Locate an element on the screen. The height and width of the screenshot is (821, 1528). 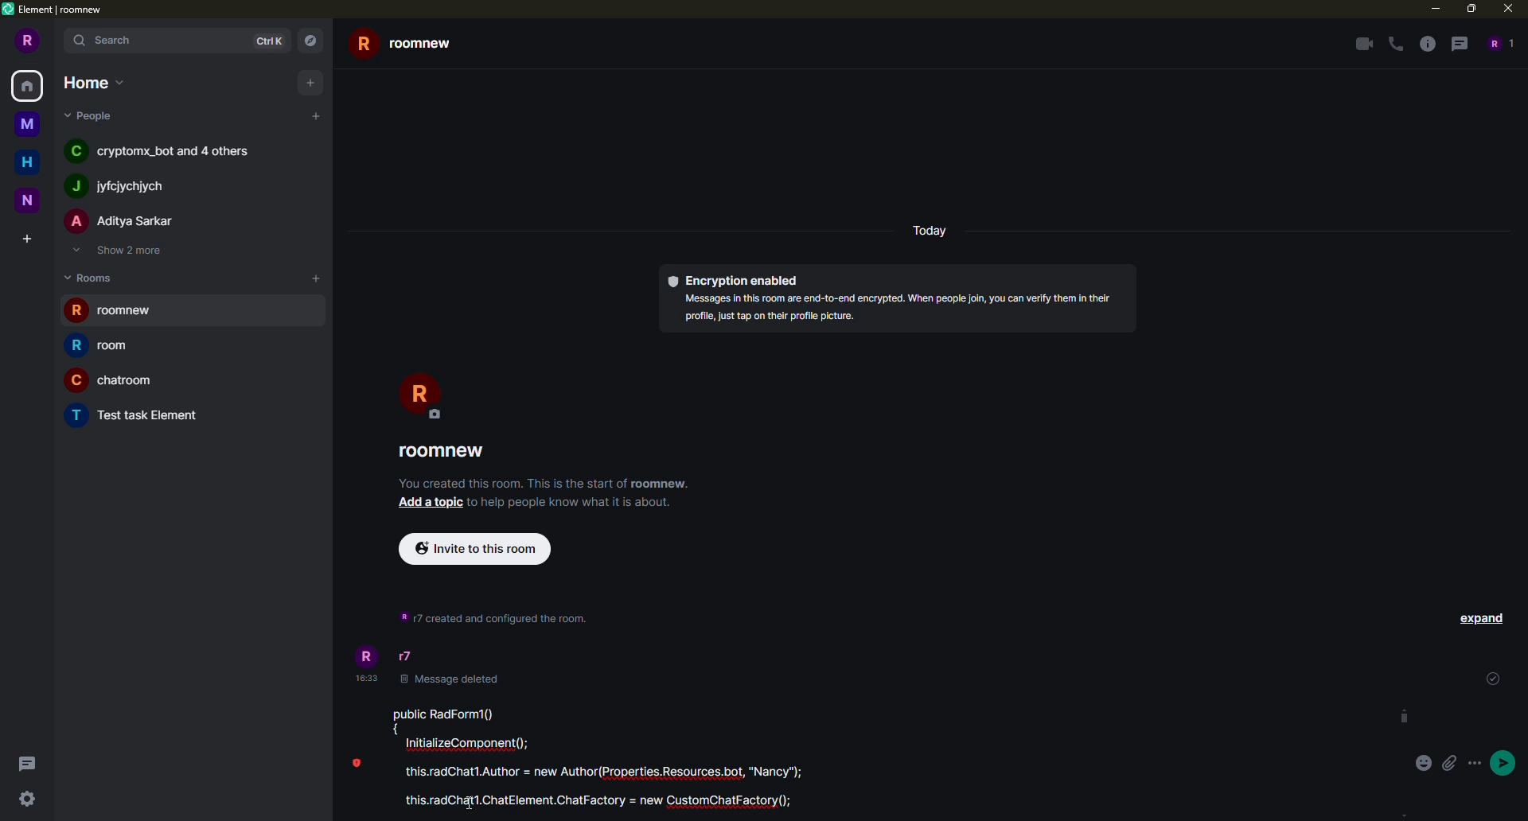
ctrlk is located at coordinates (270, 41).